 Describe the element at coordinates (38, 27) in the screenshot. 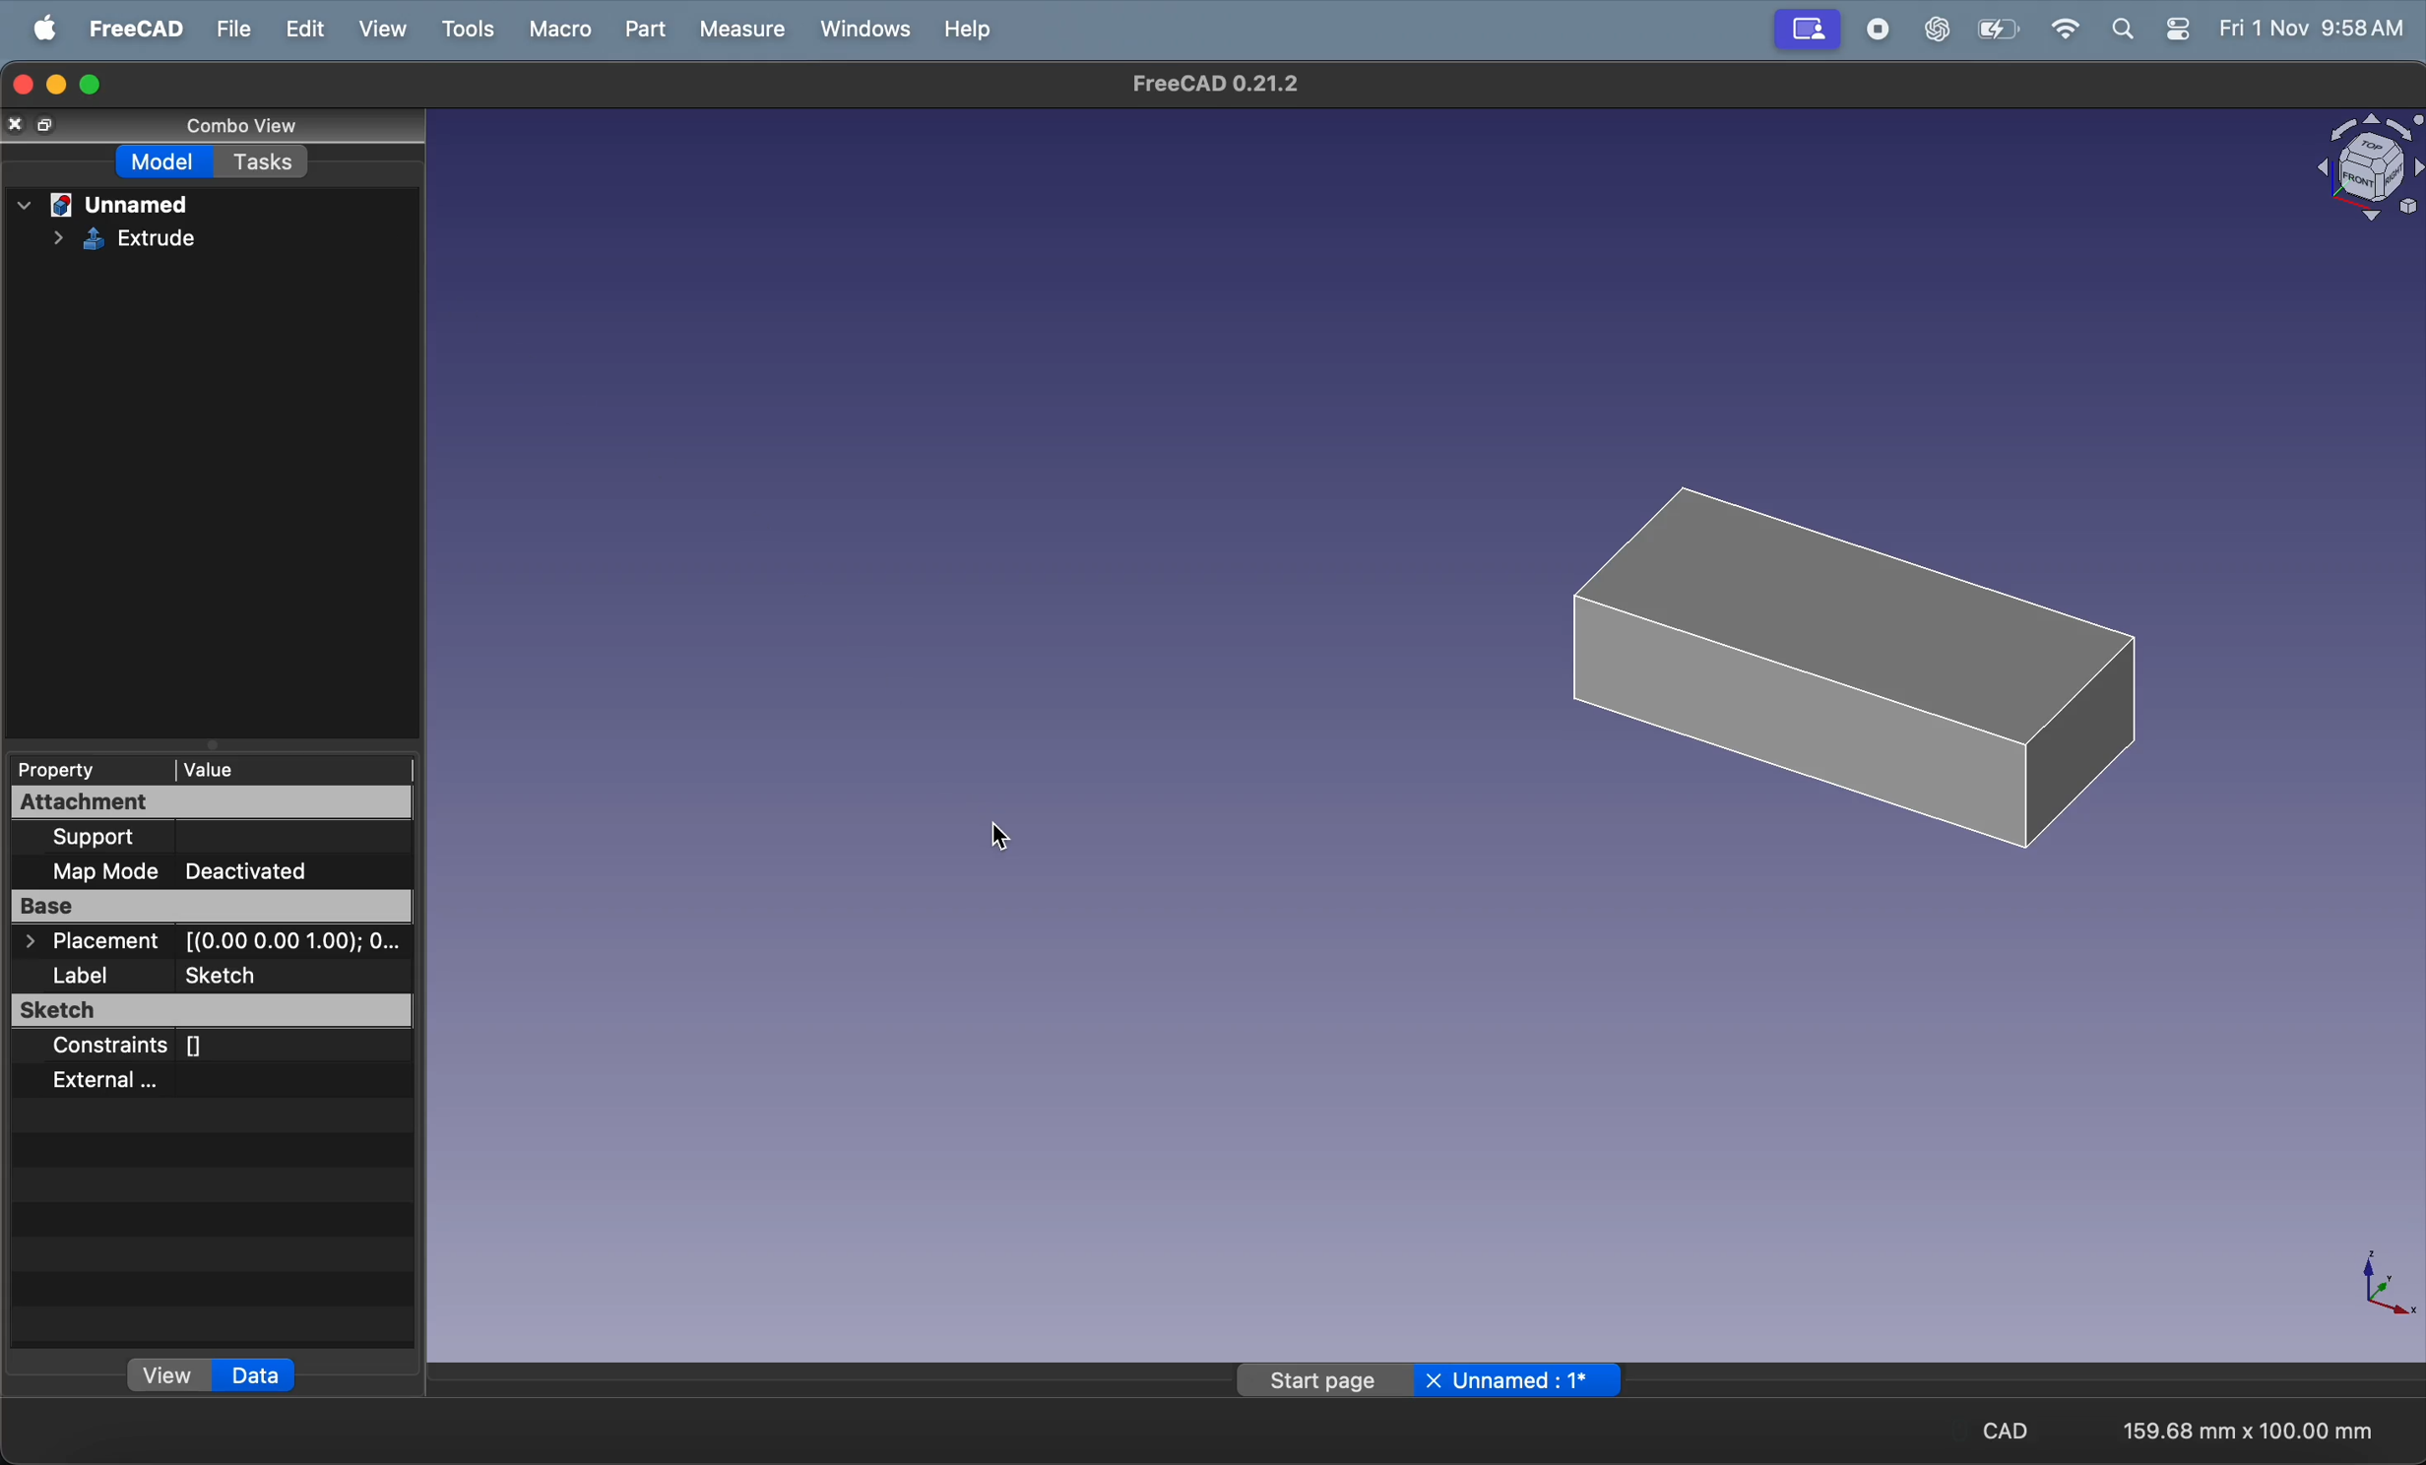

I see `apple menu` at that location.